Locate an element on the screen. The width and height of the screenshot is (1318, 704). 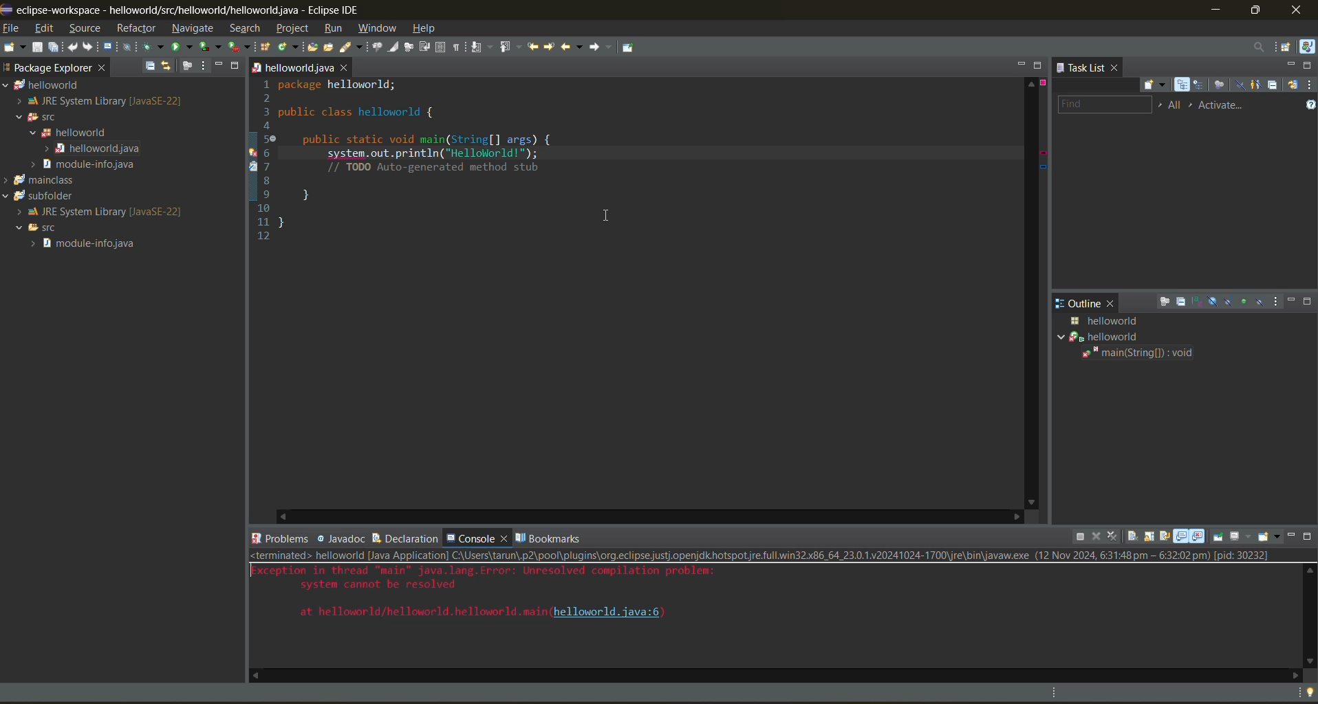
sort is located at coordinates (1201, 302).